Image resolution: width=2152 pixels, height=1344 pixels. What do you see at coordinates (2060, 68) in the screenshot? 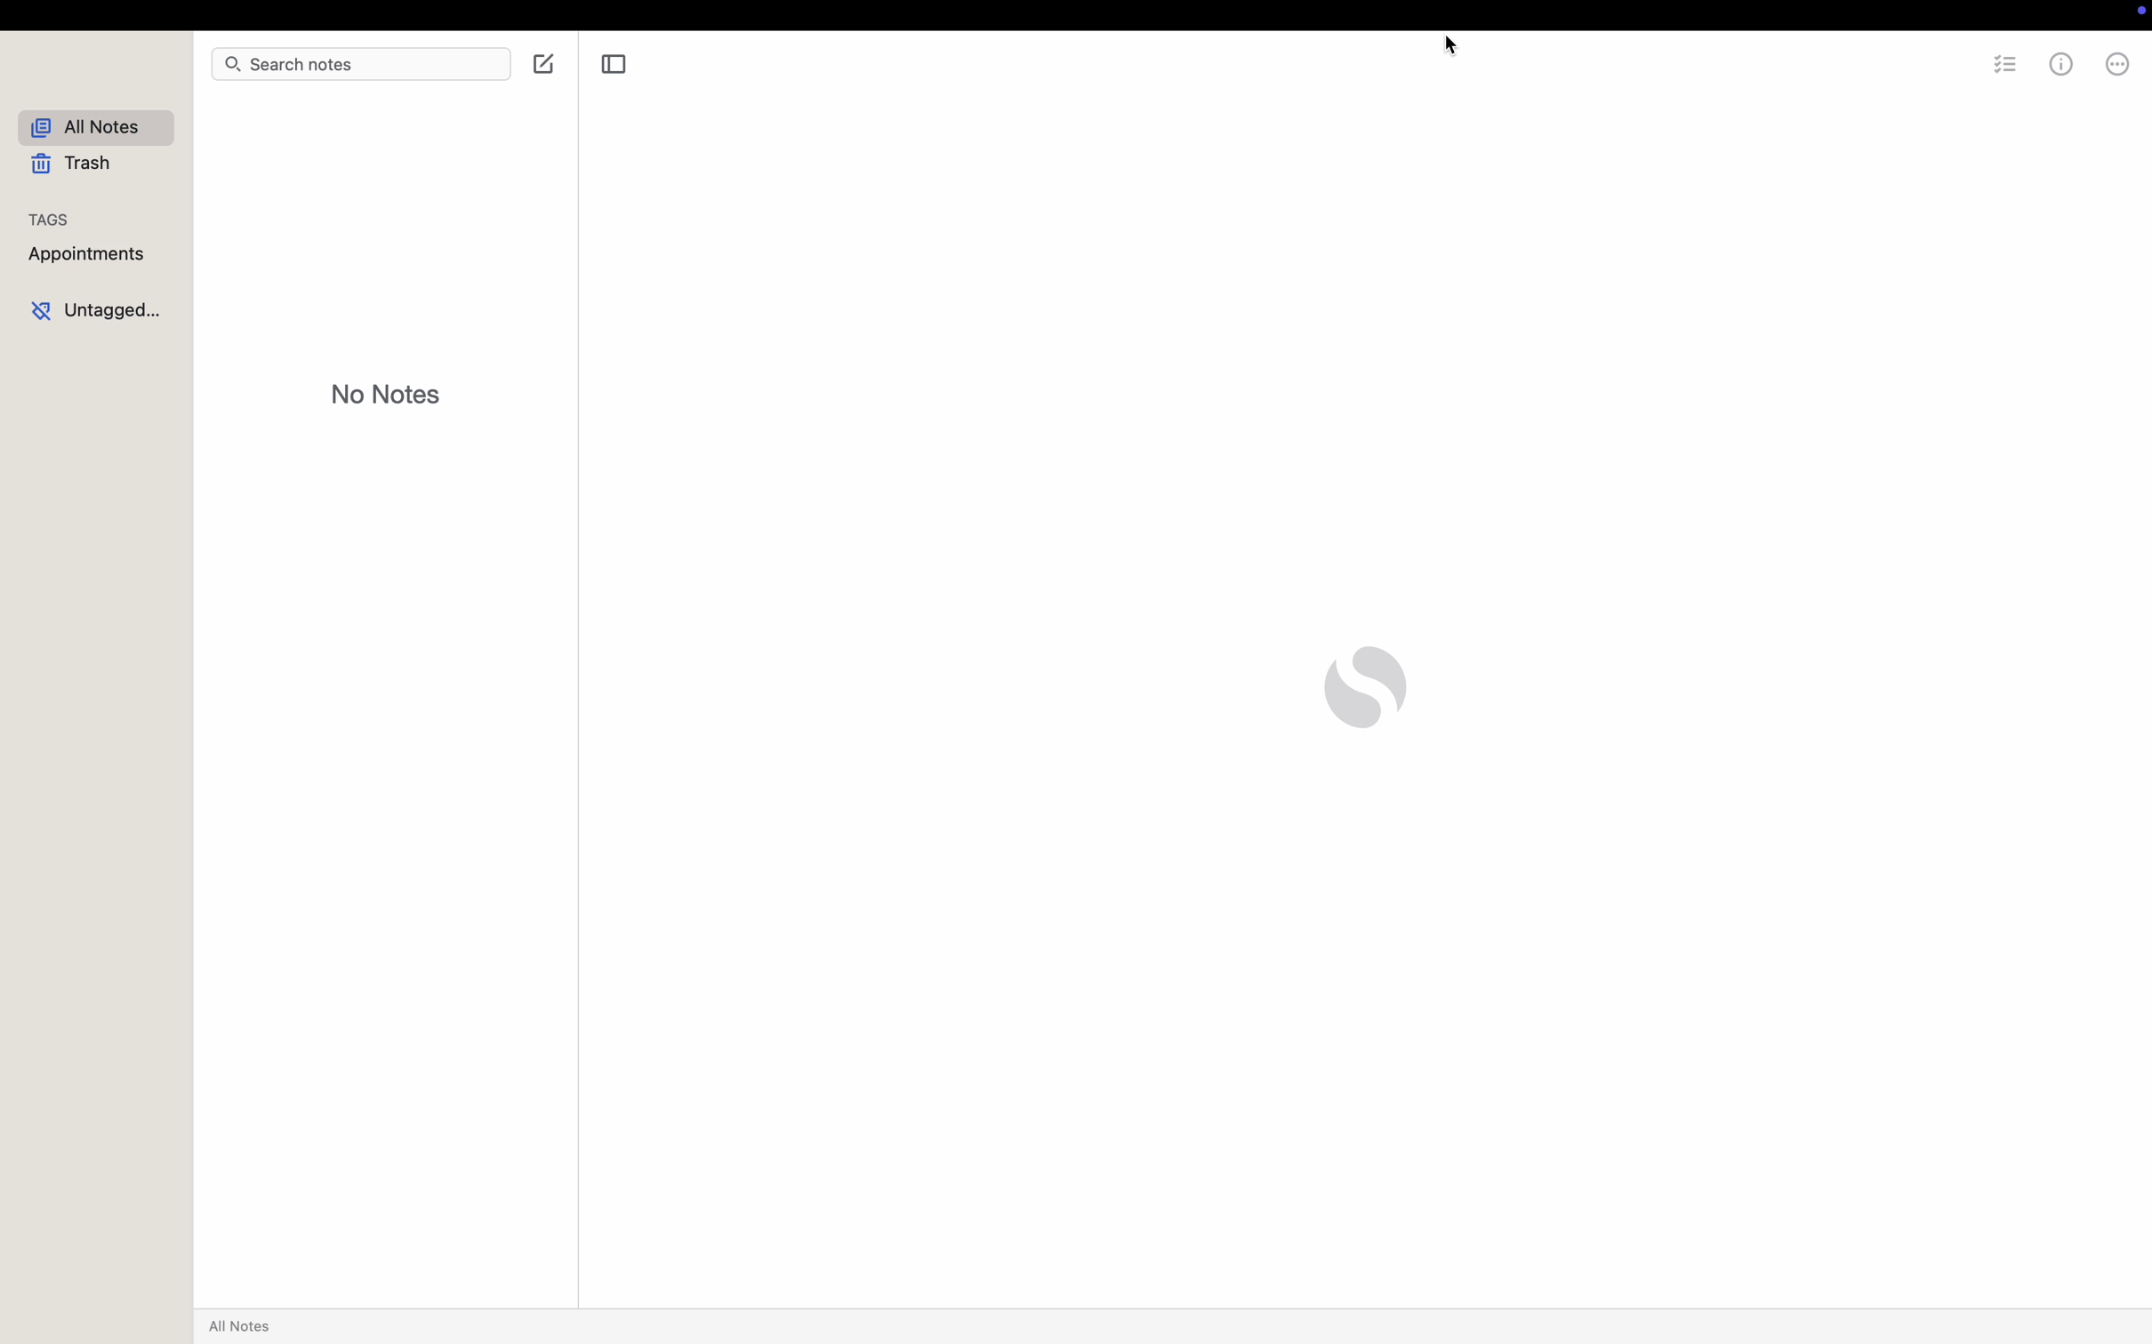
I see `metrics` at bounding box center [2060, 68].